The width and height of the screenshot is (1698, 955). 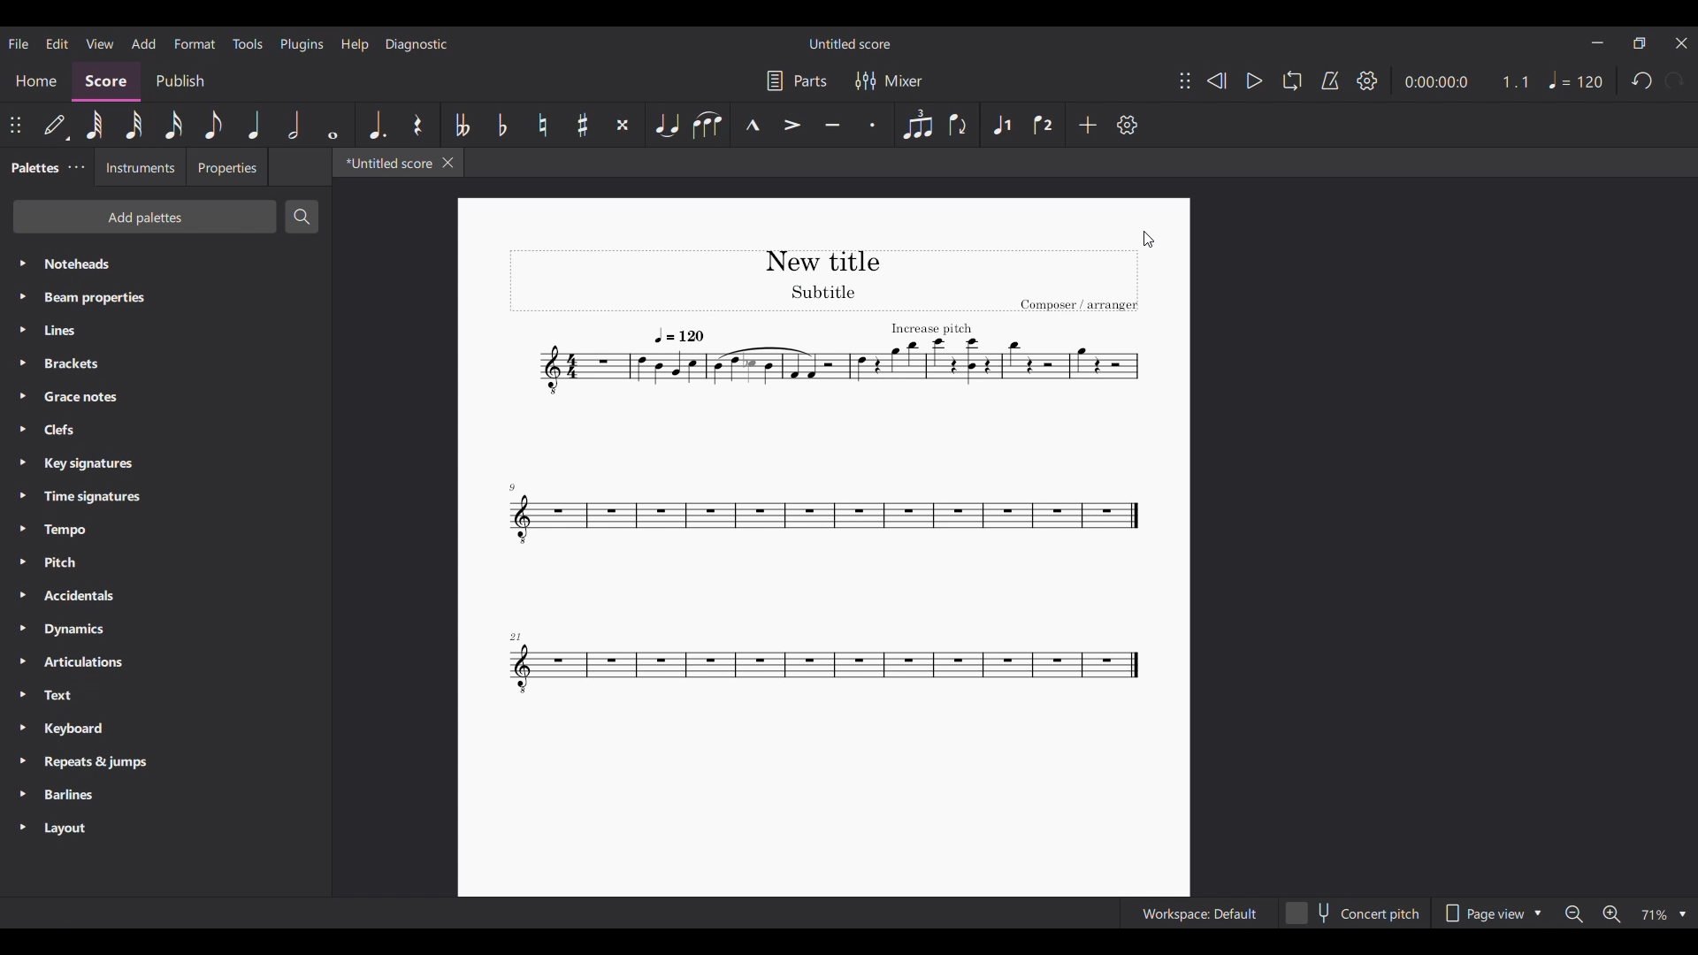 What do you see at coordinates (385, 162) in the screenshot?
I see `*Untitled score, current tab` at bounding box center [385, 162].